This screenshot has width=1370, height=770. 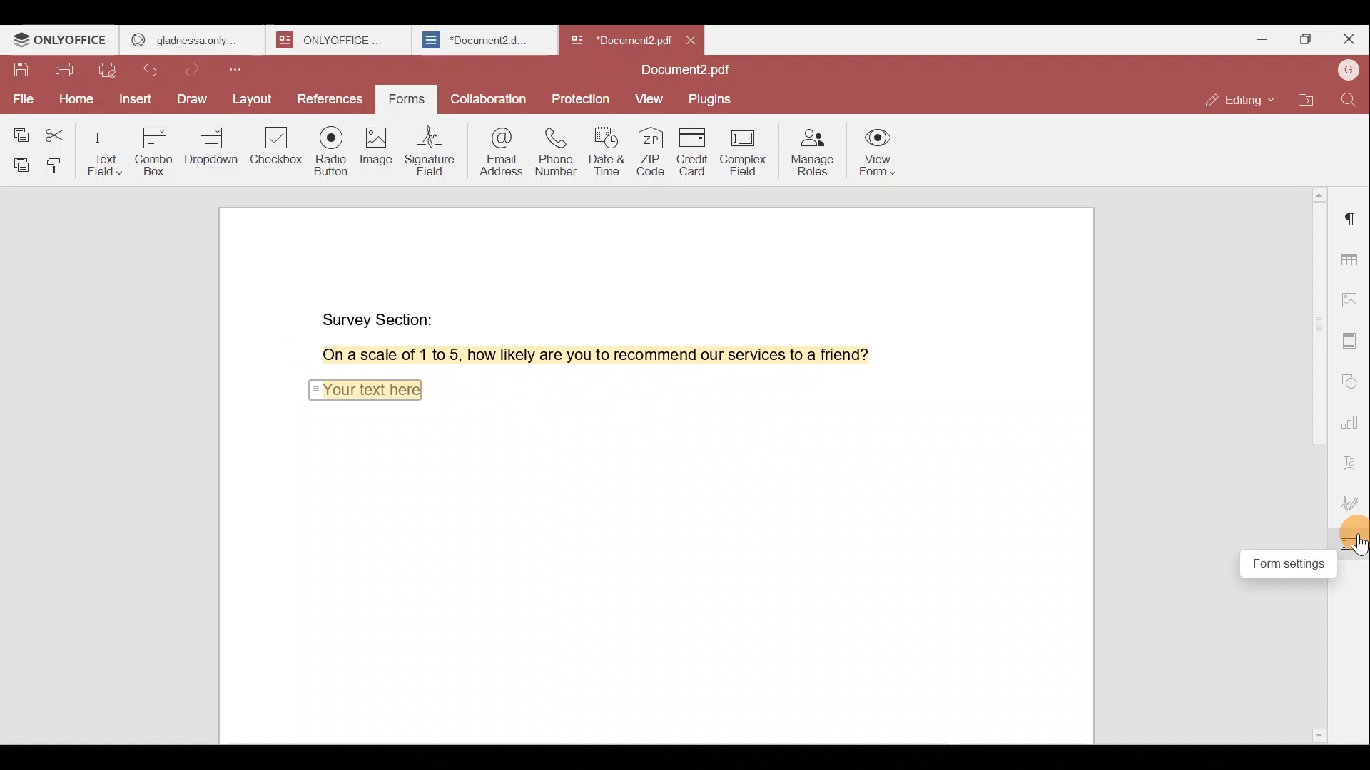 What do you see at coordinates (696, 152) in the screenshot?
I see `Credit card` at bounding box center [696, 152].